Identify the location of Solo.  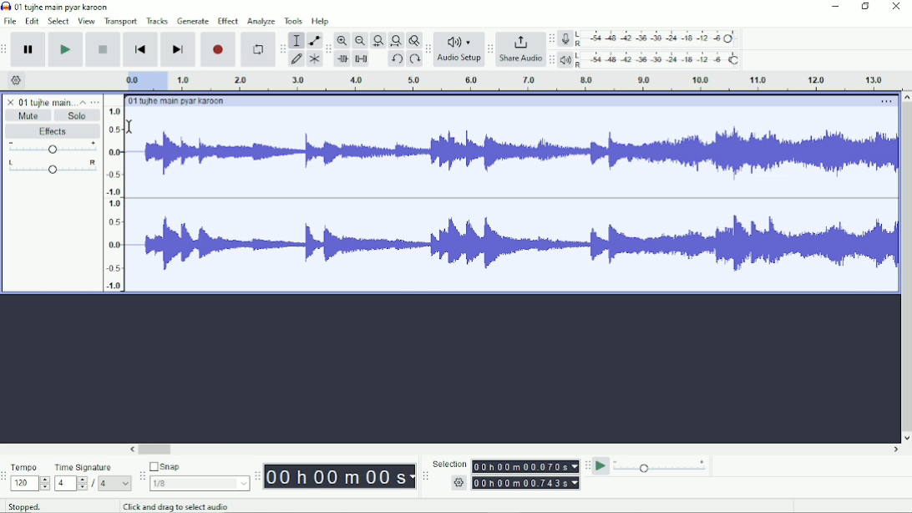
(78, 115).